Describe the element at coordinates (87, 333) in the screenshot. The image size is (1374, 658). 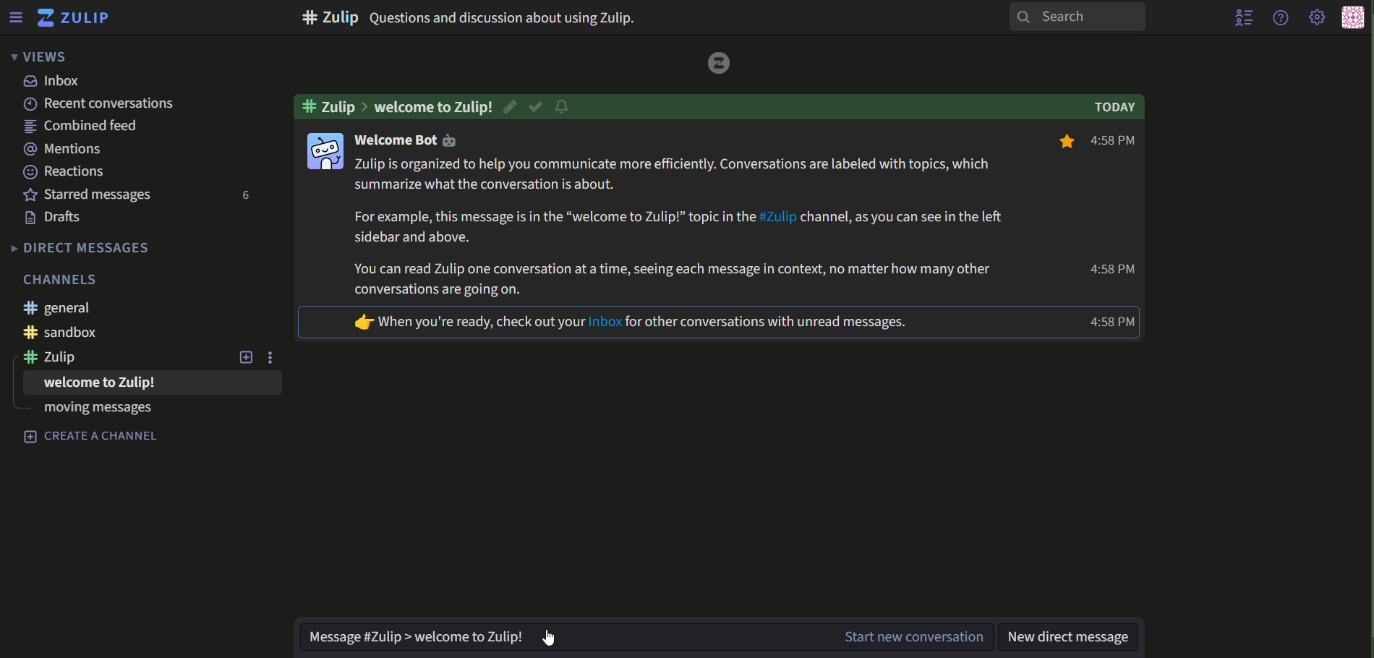
I see `text` at that location.